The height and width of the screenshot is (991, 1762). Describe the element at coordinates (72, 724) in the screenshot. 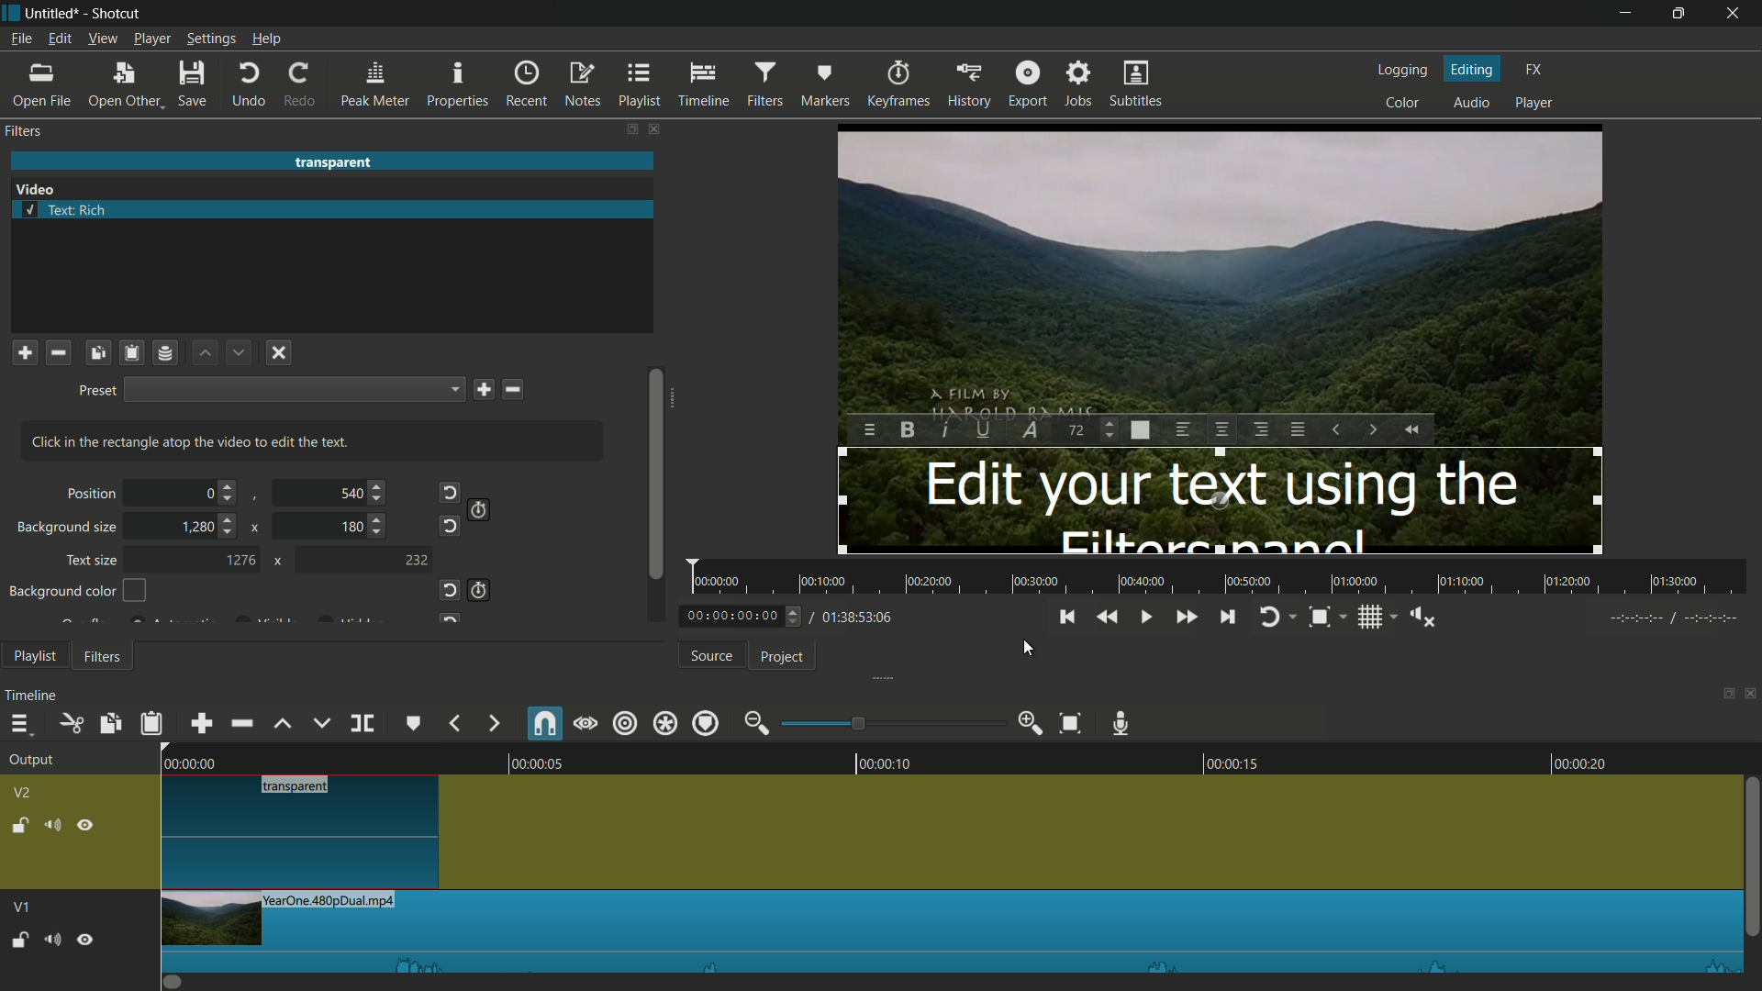

I see `cut` at that location.